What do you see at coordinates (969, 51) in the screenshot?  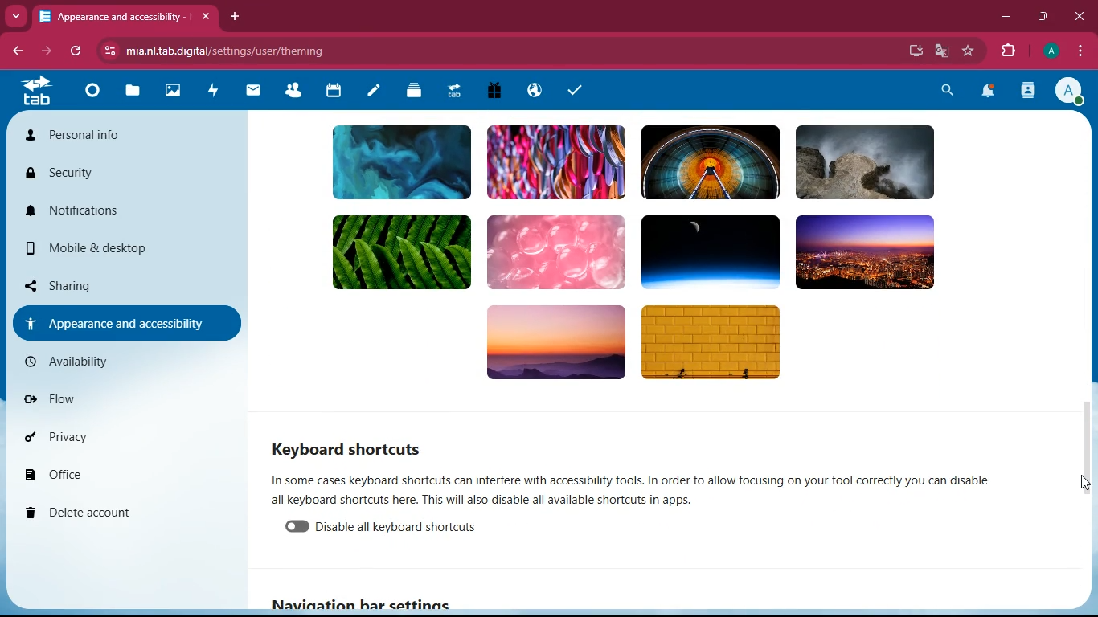 I see `favourite` at bounding box center [969, 51].